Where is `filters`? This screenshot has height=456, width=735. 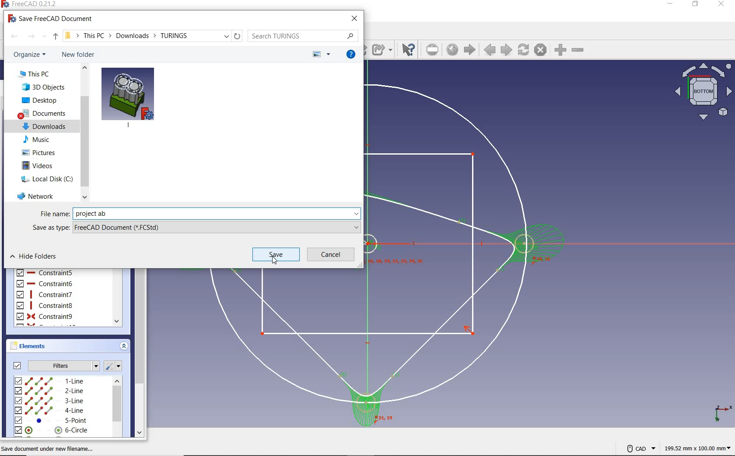
filters is located at coordinates (53, 365).